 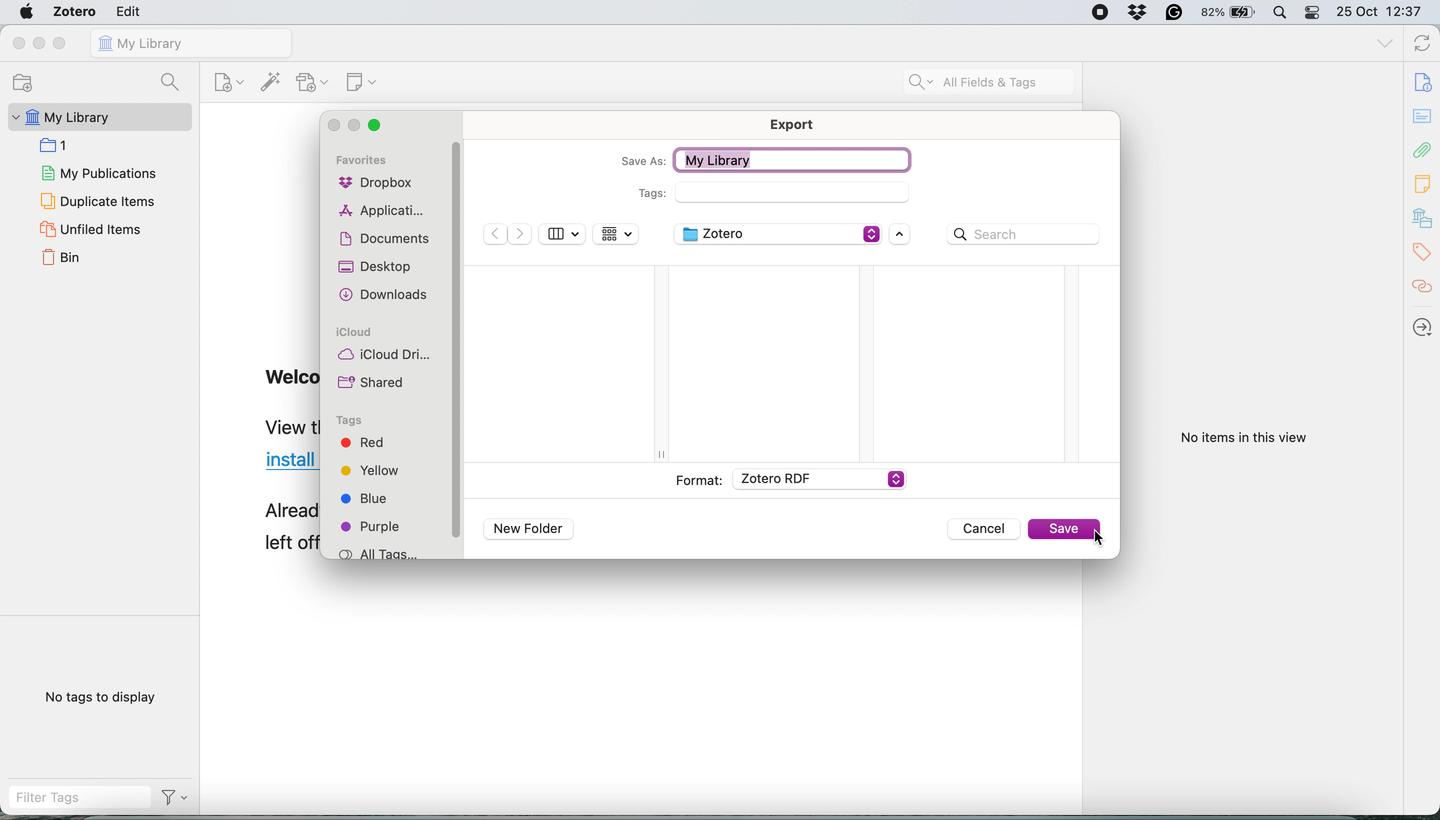 I want to click on Move Up, so click(x=899, y=235).